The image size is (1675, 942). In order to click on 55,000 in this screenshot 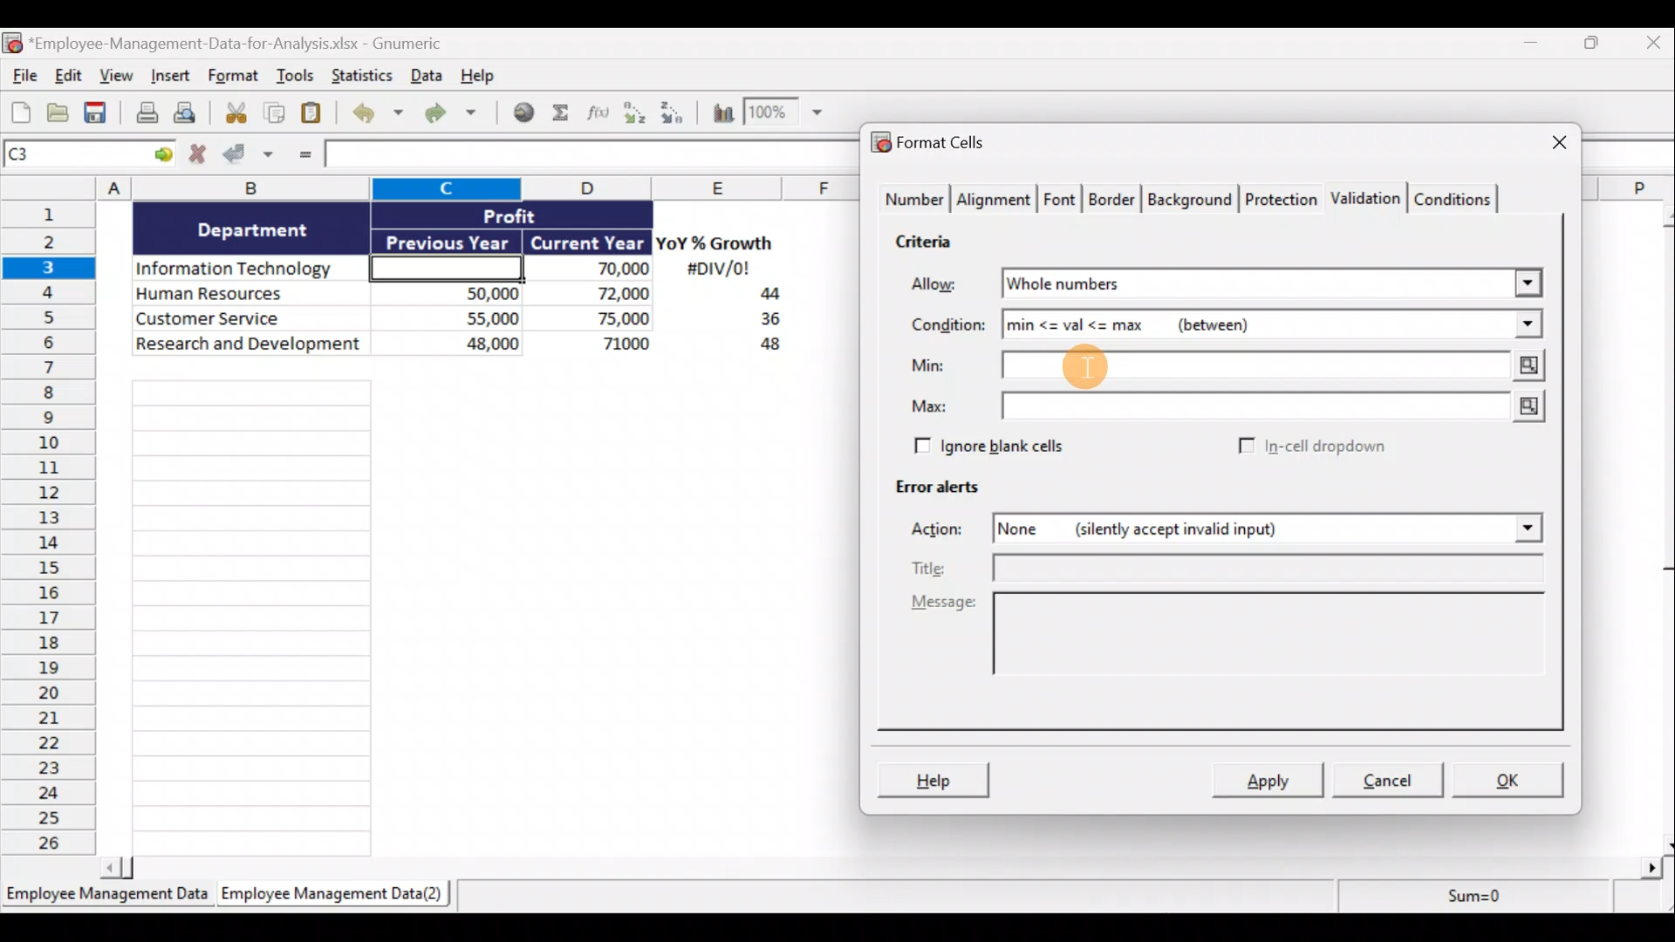, I will do `click(456, 317)`.